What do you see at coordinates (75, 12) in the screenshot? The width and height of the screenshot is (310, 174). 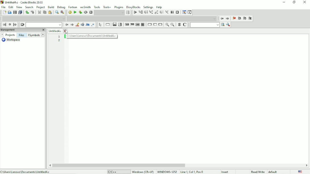 I see `Run` at bounding box center [75, 12].